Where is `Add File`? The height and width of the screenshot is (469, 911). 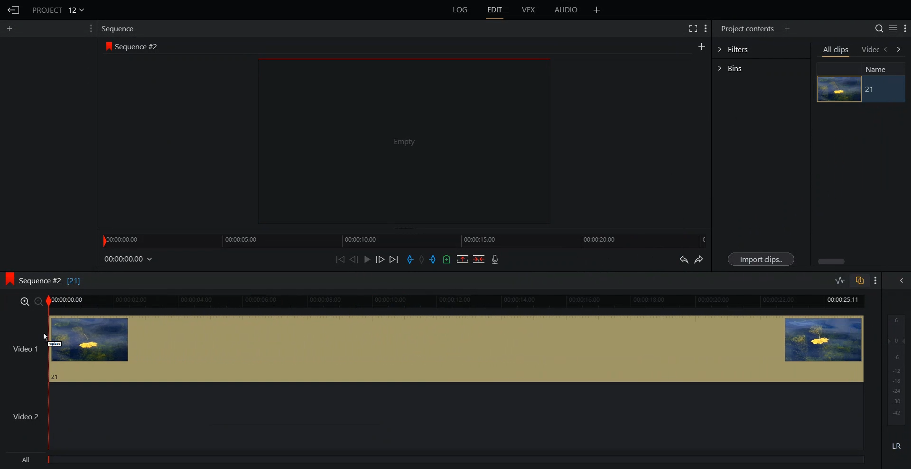
Add File is located at coordinates (597, 10).